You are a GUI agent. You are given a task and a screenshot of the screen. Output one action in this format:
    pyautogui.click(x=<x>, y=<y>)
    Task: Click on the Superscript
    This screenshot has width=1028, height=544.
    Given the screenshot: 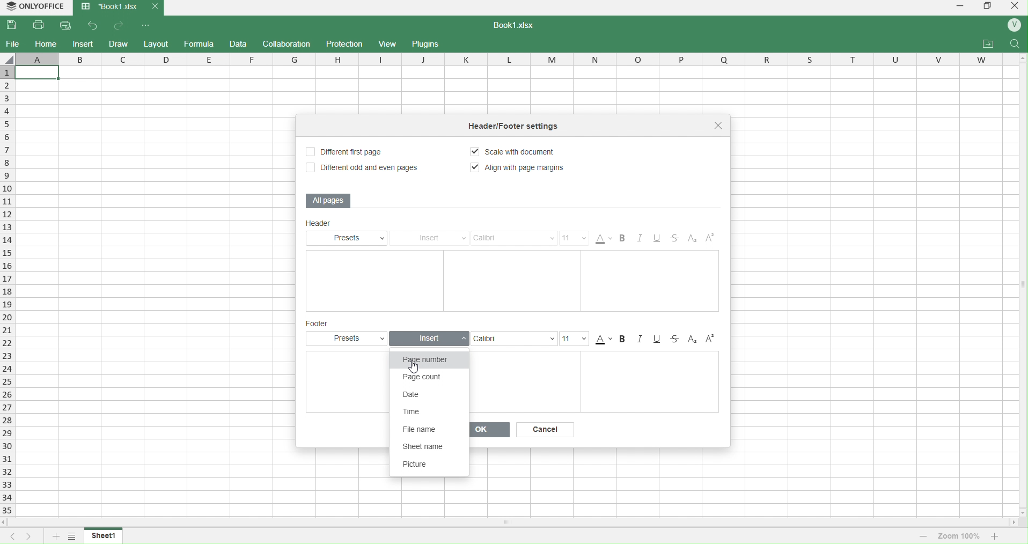 What is the action you would take?
    pyautogui.click(x=710, y=240)
    